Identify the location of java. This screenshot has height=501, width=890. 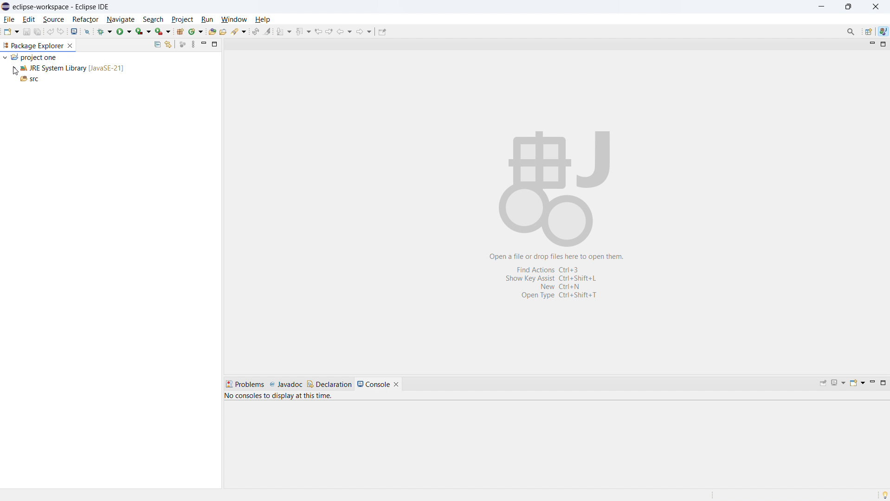
(883, 32).